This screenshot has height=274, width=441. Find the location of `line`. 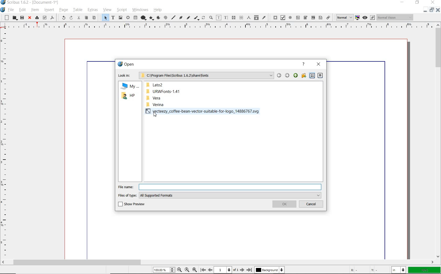

line is located at coordinates (173, 18).